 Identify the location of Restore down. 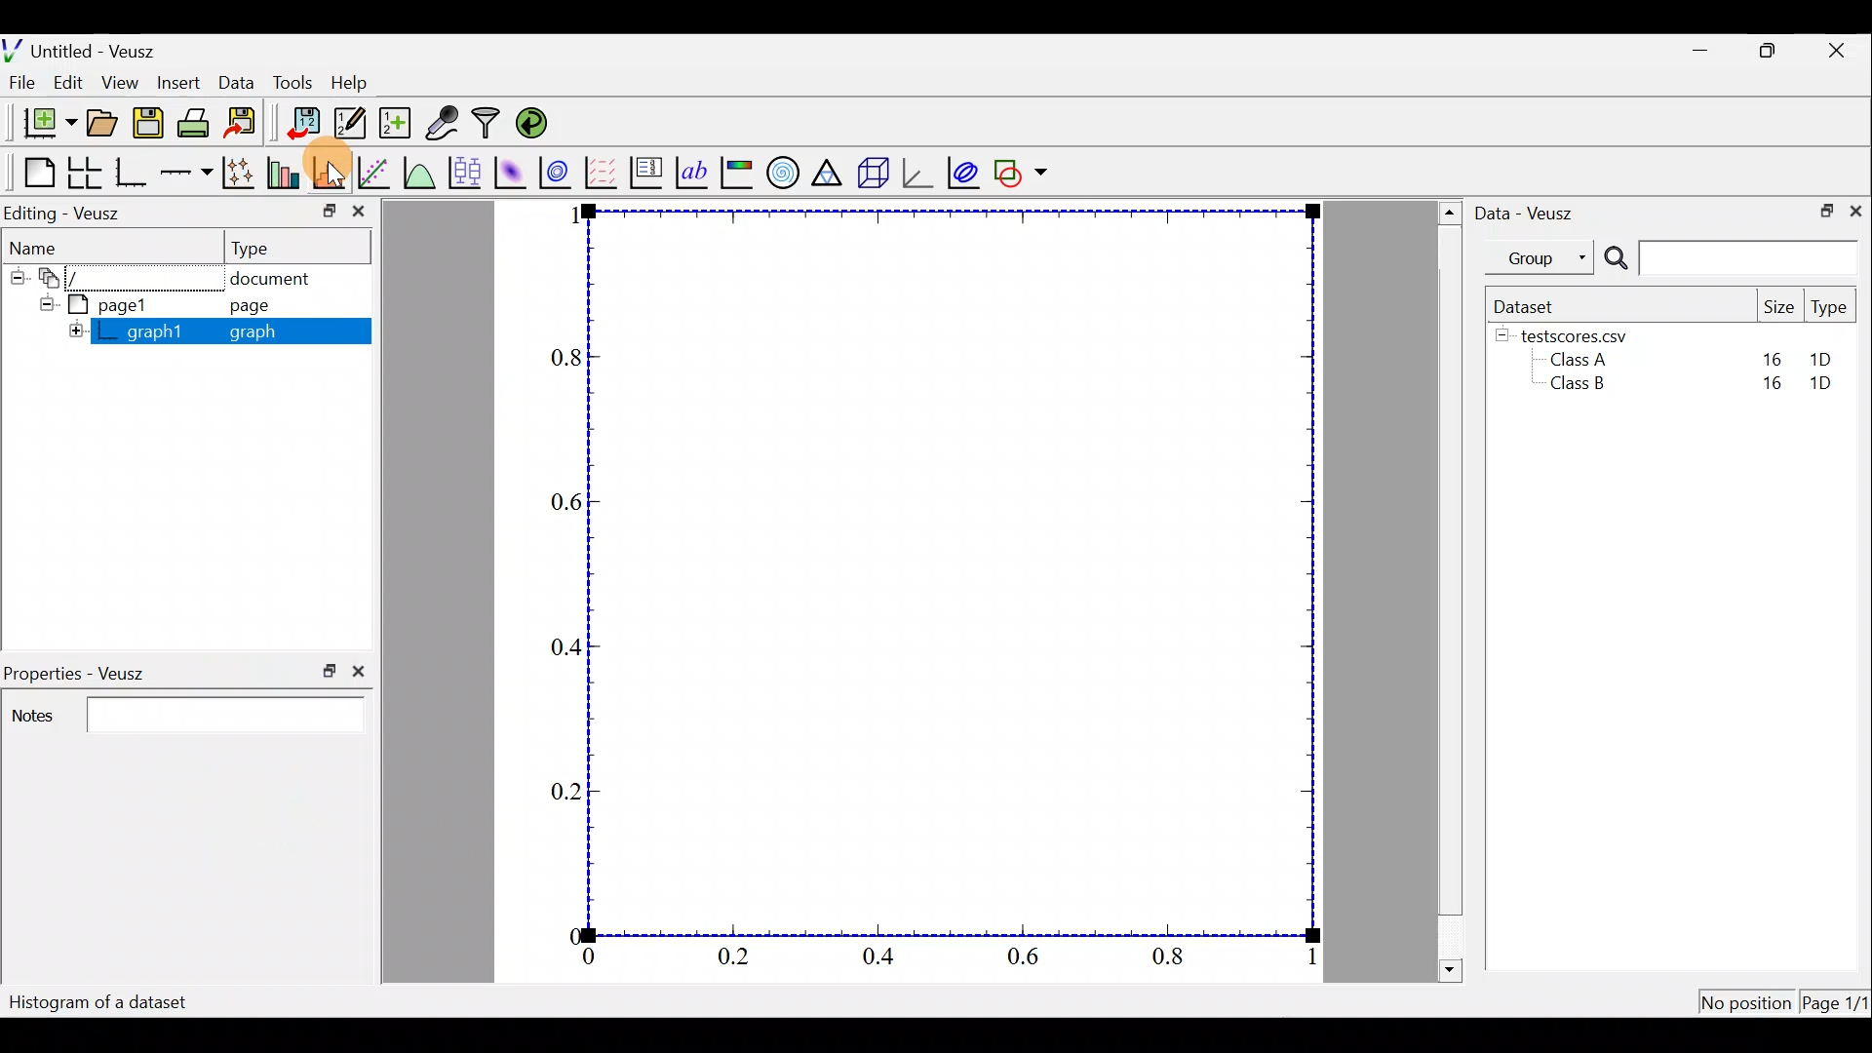
(1824, 213).